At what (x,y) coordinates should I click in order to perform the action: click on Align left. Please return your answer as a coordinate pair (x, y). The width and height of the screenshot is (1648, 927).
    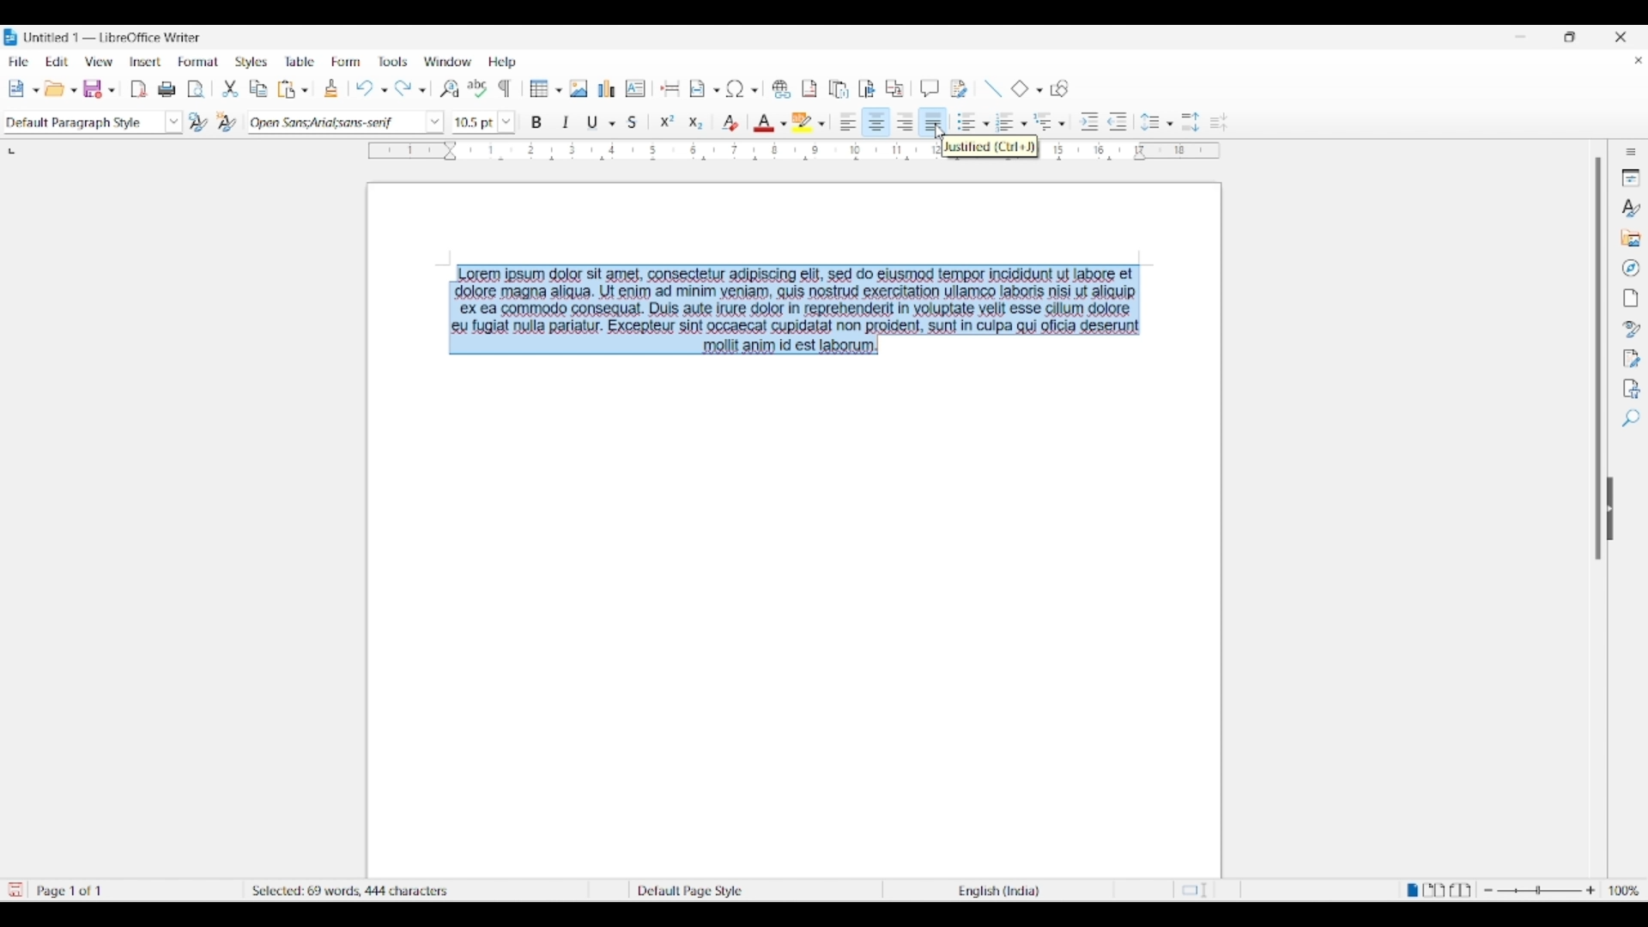
    Looking at the image, I should click on (849, 121).